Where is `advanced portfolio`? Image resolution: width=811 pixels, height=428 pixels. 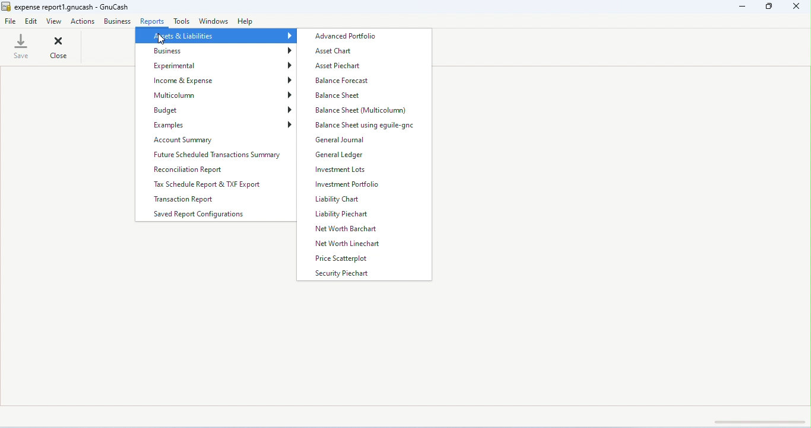 advanced portfolio is located at coordinates (350, 37).